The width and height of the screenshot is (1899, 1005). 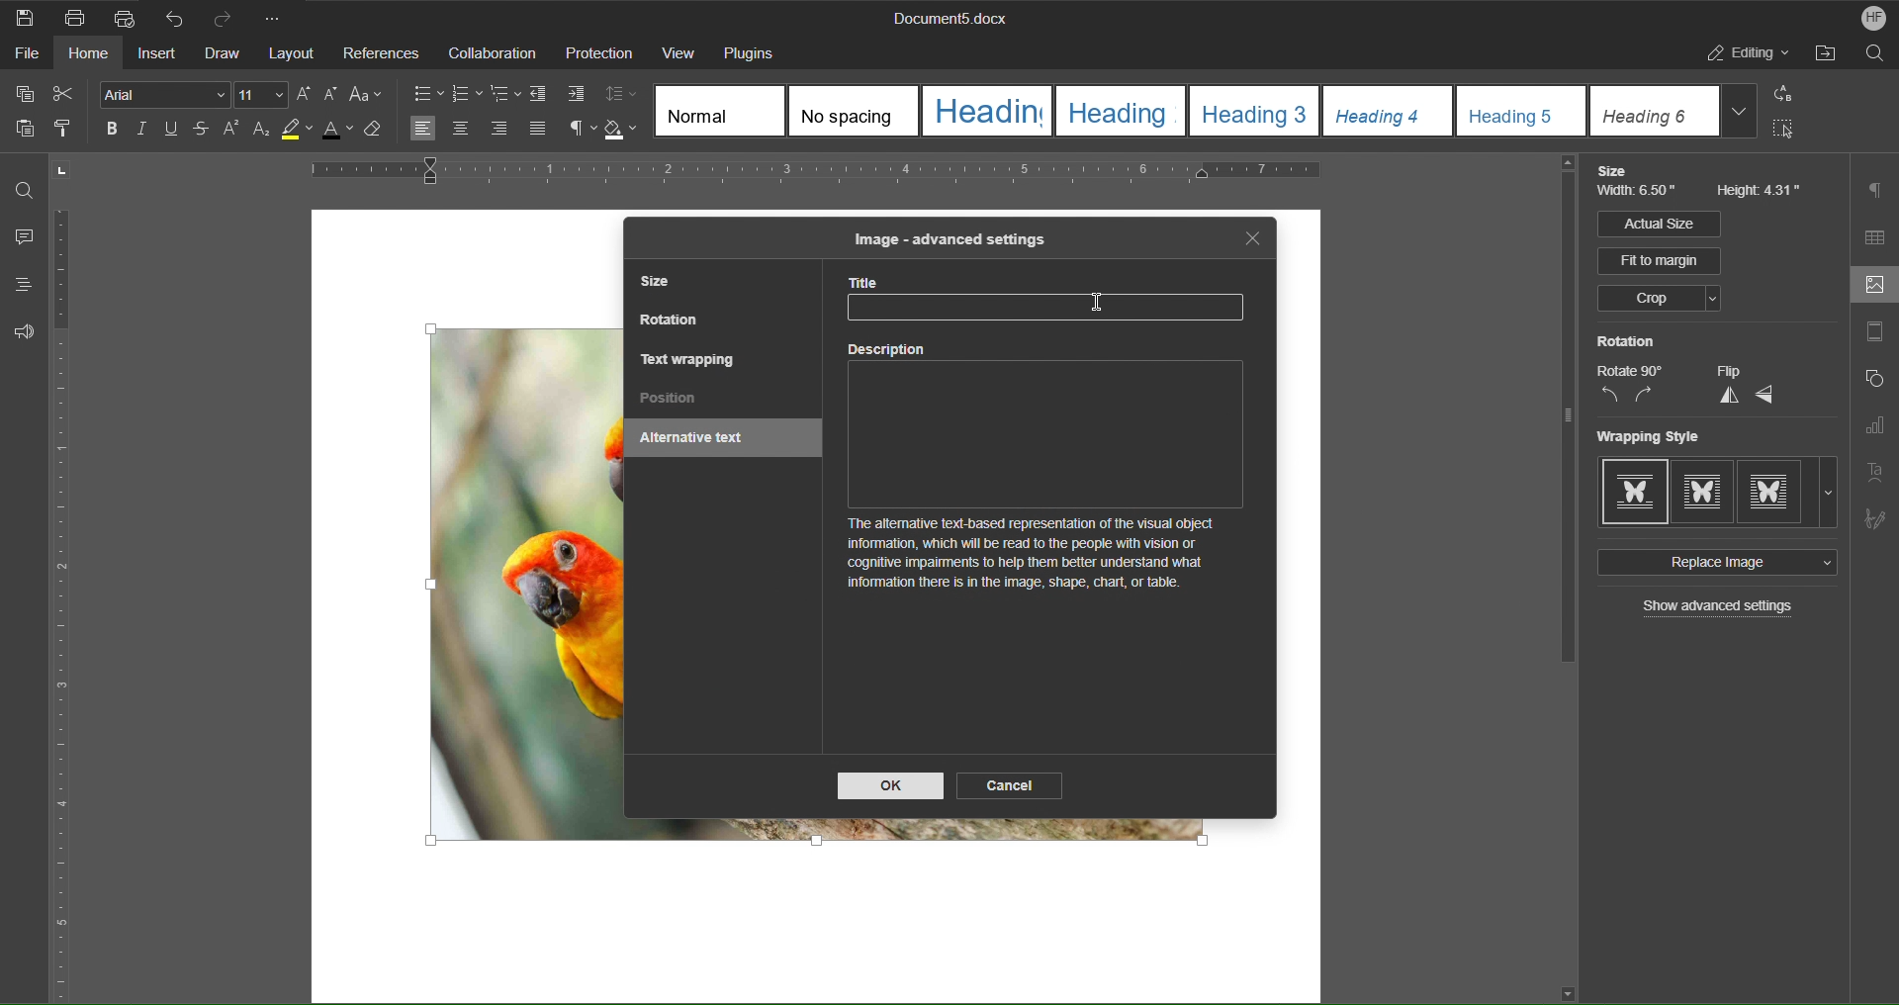 What do you see at coordinates (490, 52) in the screenshot?
I see `Collaboration` at bounding box center [490, 52].